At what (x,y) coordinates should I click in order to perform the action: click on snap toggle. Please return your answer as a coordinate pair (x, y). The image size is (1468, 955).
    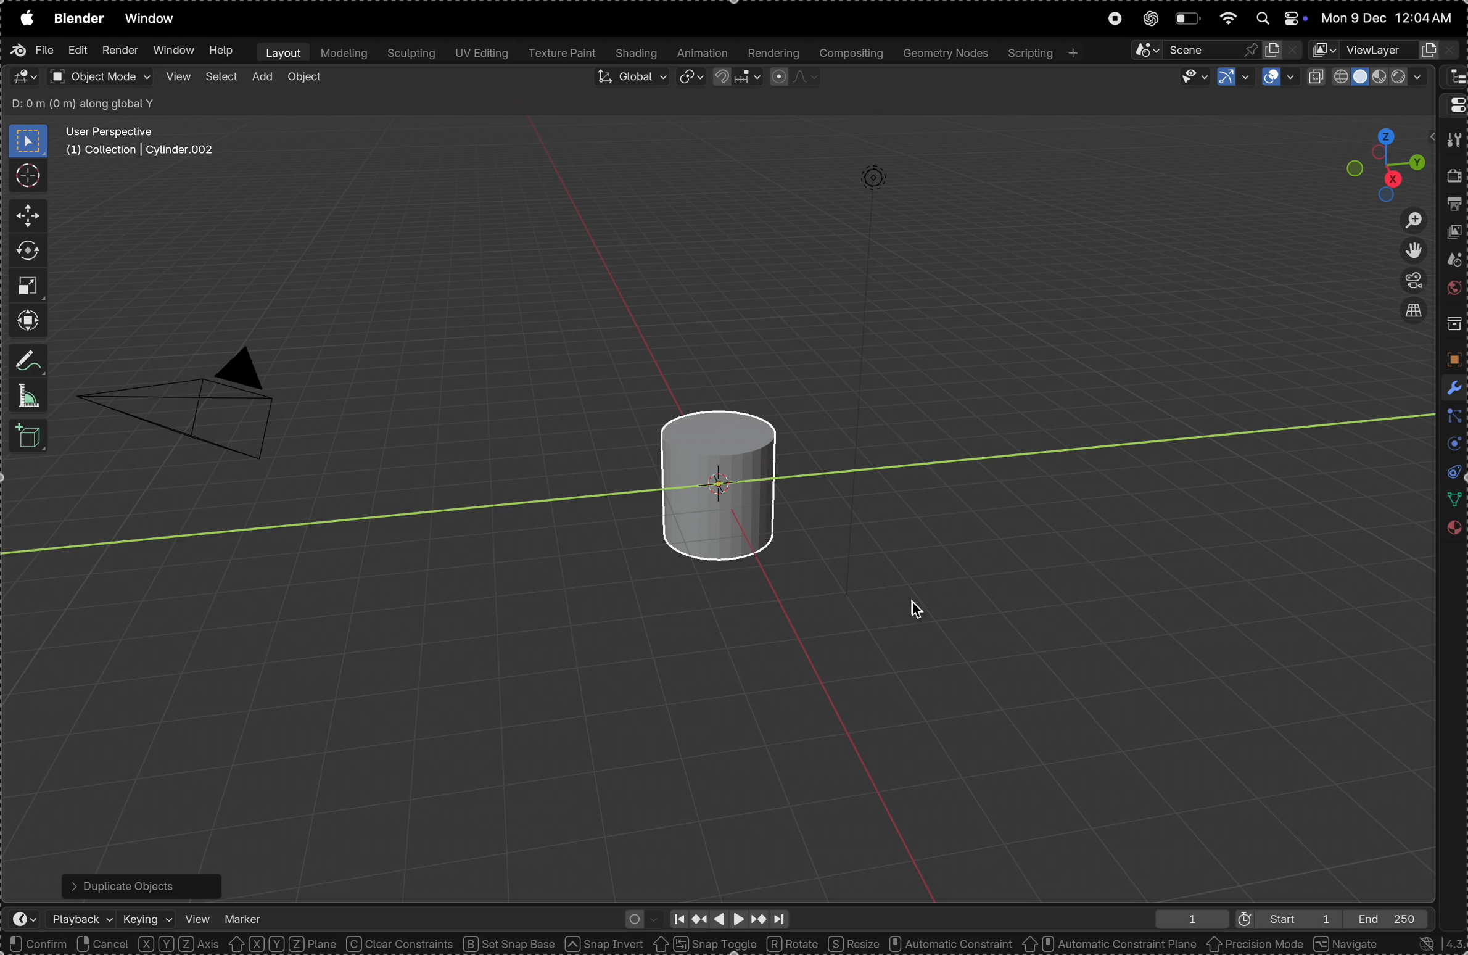
    Looking at the image, I should click on (704, 943).